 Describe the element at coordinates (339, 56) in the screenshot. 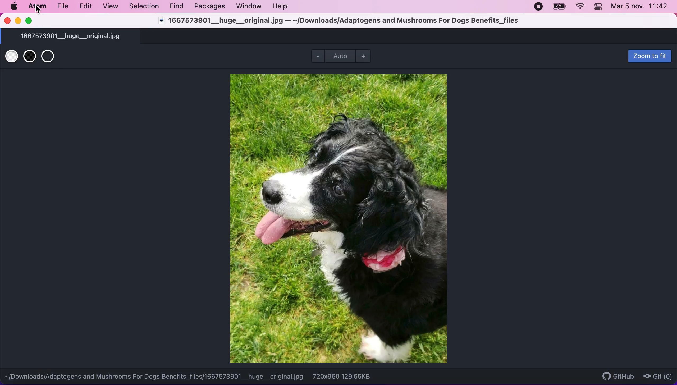

I see `auto` at that location.